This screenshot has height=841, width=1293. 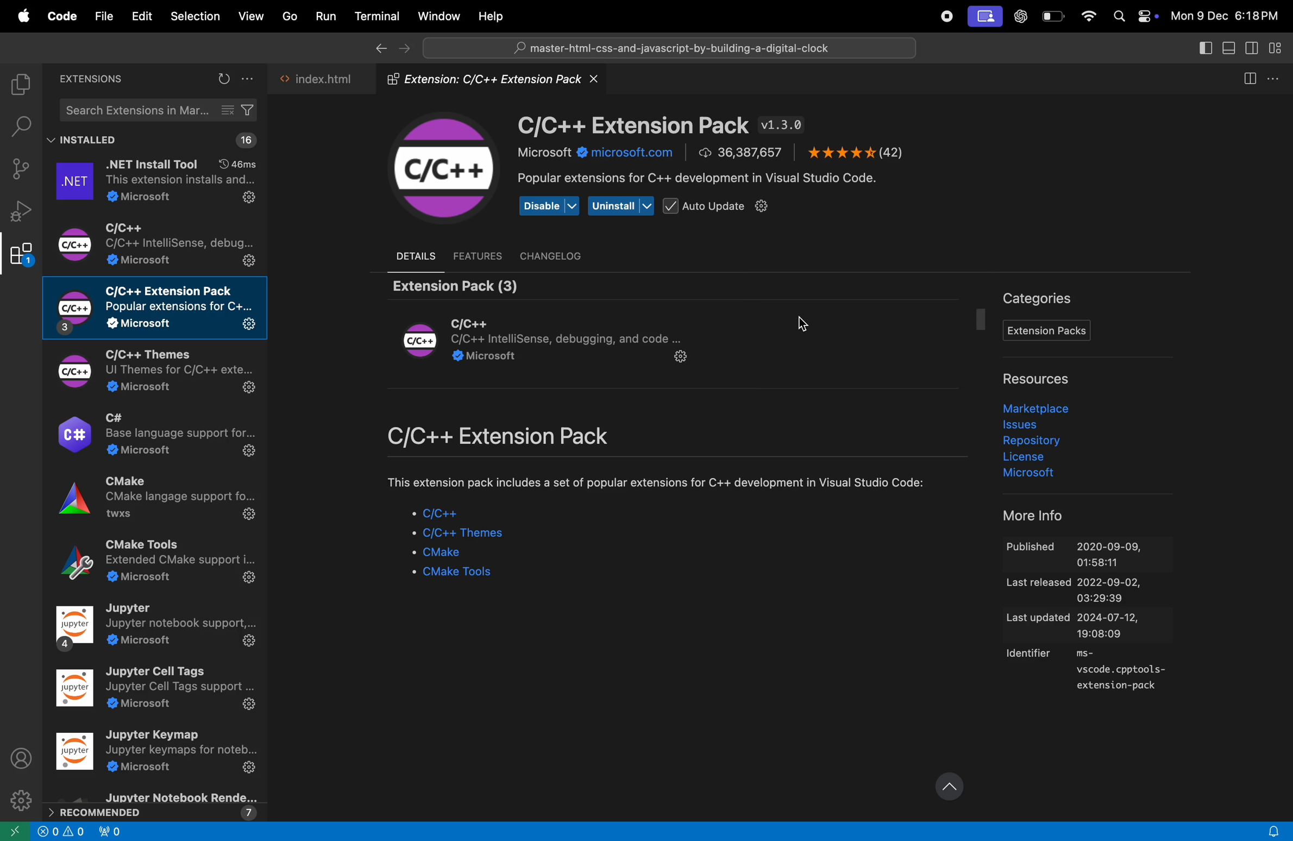 I want to click on Auto update, so click(x=723, y=206).